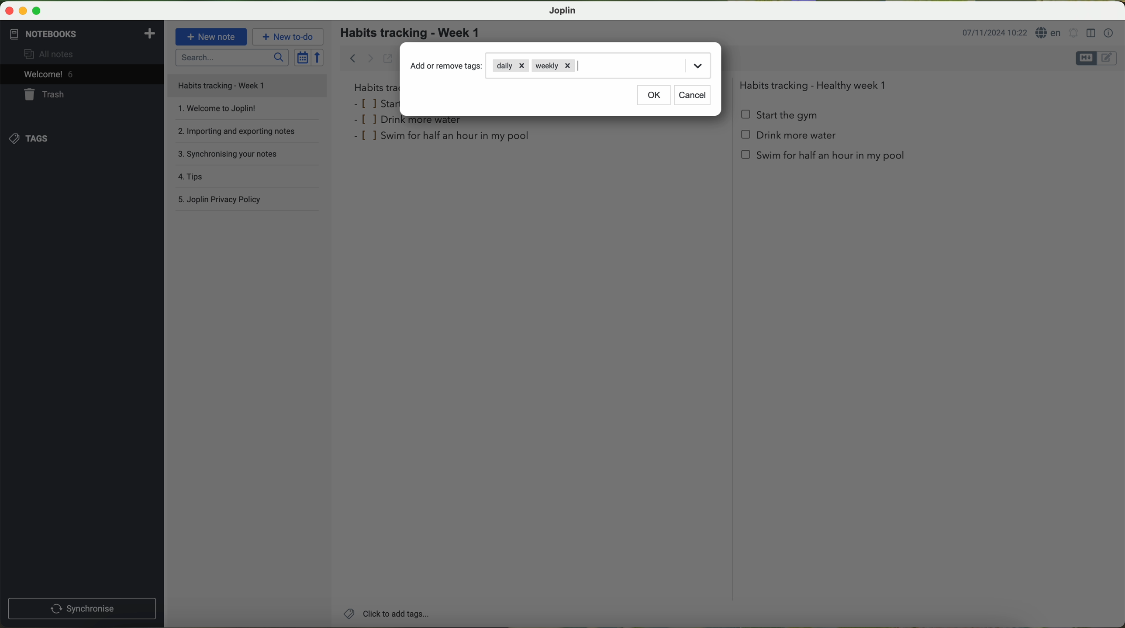 This screenshot has width=1125, height=628. I want to click on set alarm, so click(1074, 32).